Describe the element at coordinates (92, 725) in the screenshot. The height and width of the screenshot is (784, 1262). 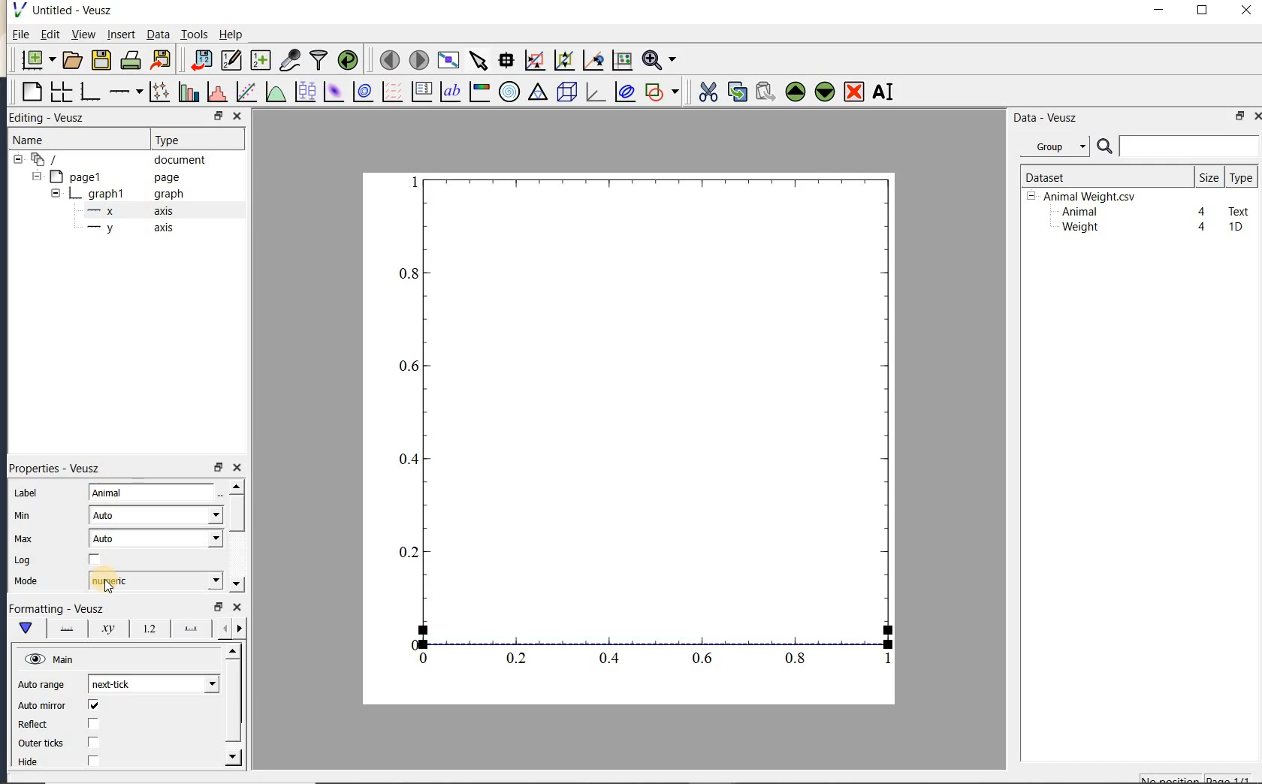
I see `check/uncheck` at that location.